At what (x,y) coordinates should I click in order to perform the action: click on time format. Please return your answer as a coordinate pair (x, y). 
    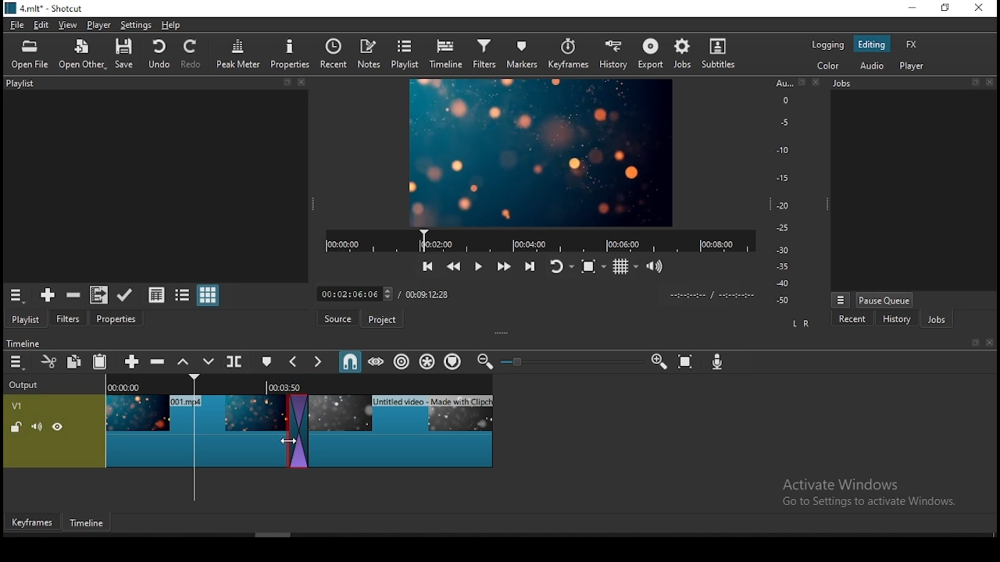
    Looking at the image, I should click on (711, 293).